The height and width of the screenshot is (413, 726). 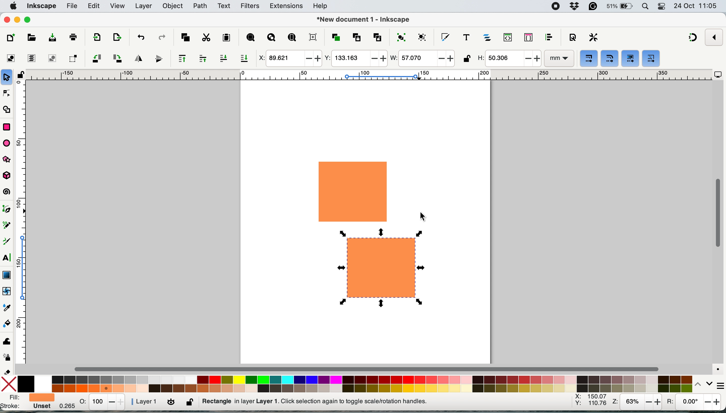 What do you see at coordinates (368, 76) in the screenshot?
I see `horizontal scale` at bounding box center [368, 76].